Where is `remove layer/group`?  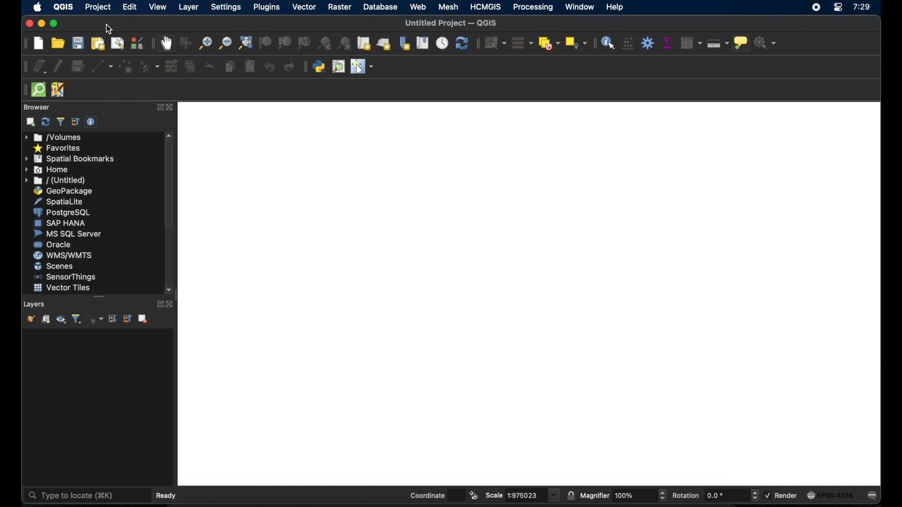
remove layer/group is located at coordinates (143, 318).